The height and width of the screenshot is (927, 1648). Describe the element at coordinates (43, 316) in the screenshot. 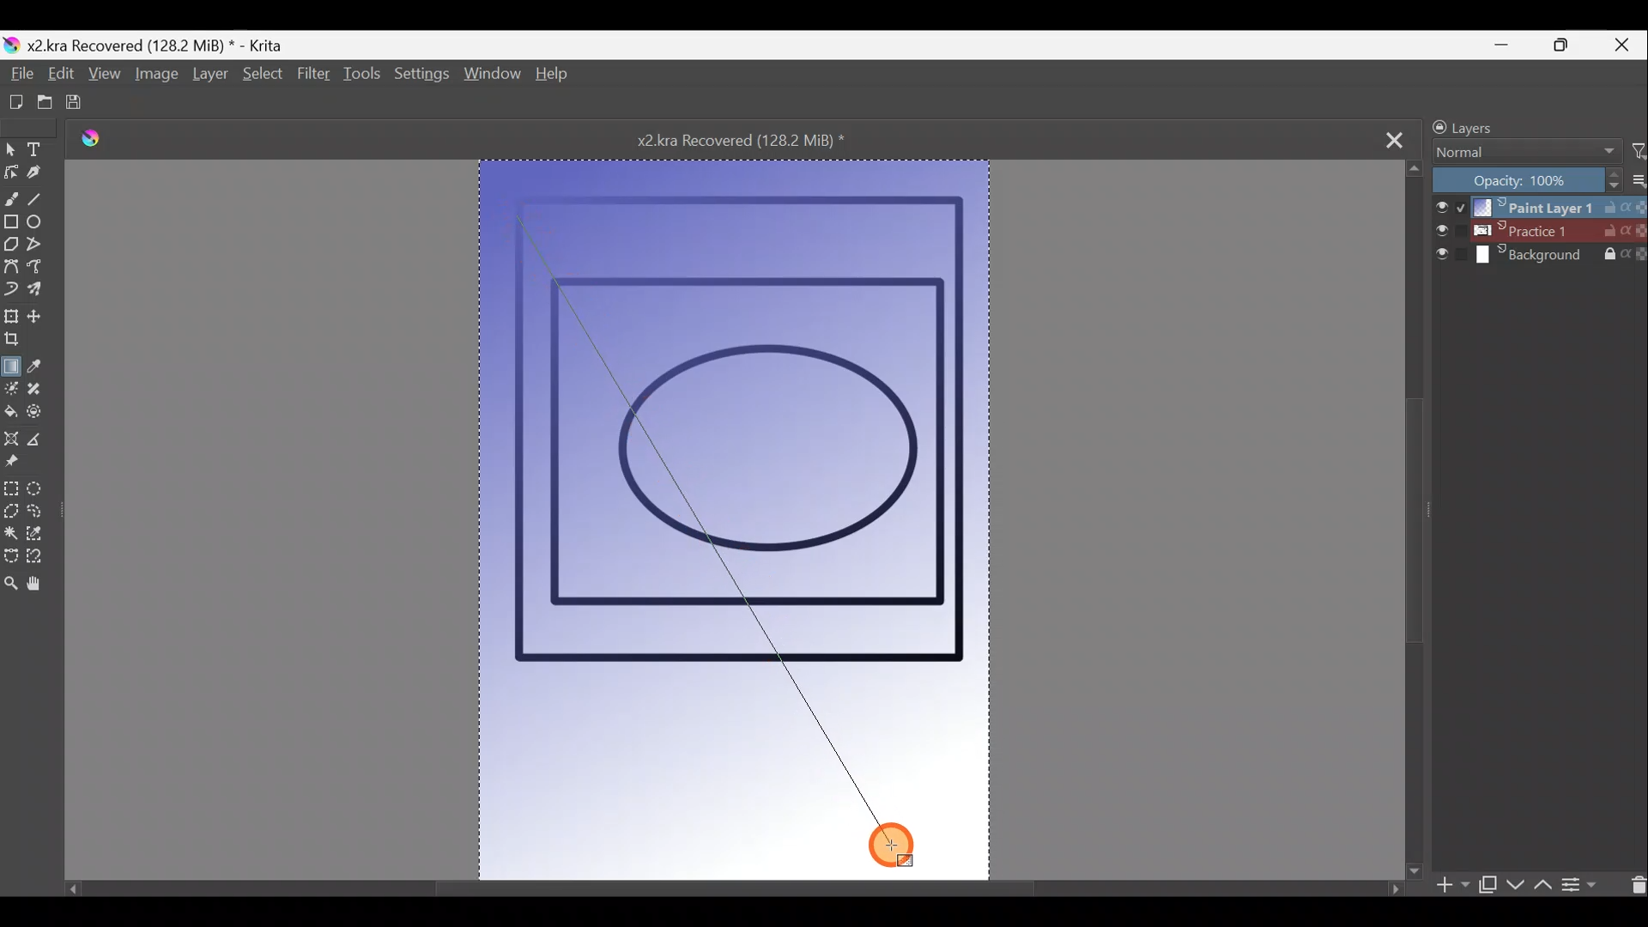

I see `Move a layer` at that location.